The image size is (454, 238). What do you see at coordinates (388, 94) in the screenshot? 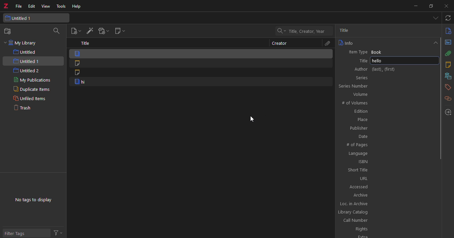
I see `Volume` at bounding box center [388, 94].